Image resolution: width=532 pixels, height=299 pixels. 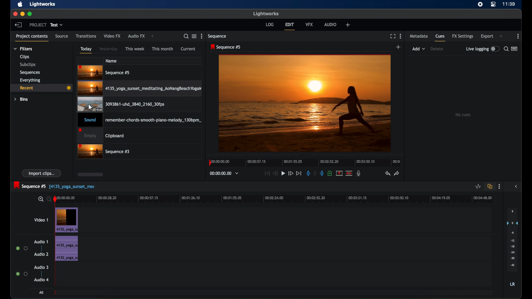 What do you see at coordinates (393, 36) in the screenshot?
I see `full screen` at bounding box center [393, 36].